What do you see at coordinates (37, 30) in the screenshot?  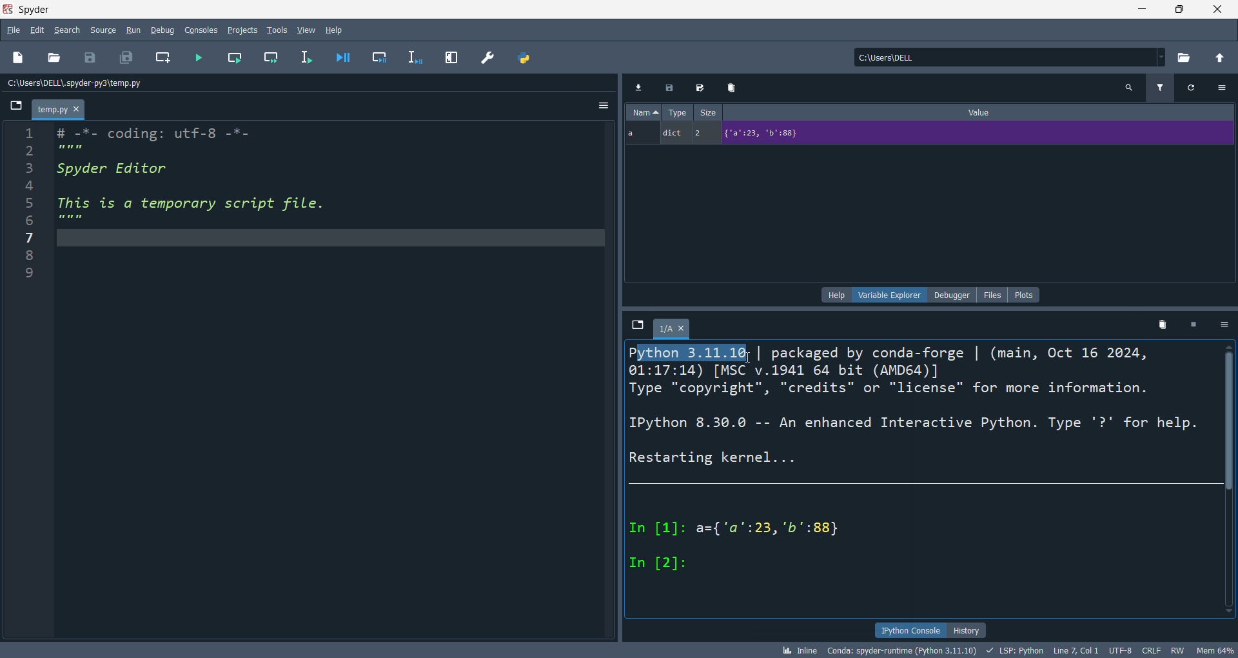 I see `edit` at bounding box center [37, 30].